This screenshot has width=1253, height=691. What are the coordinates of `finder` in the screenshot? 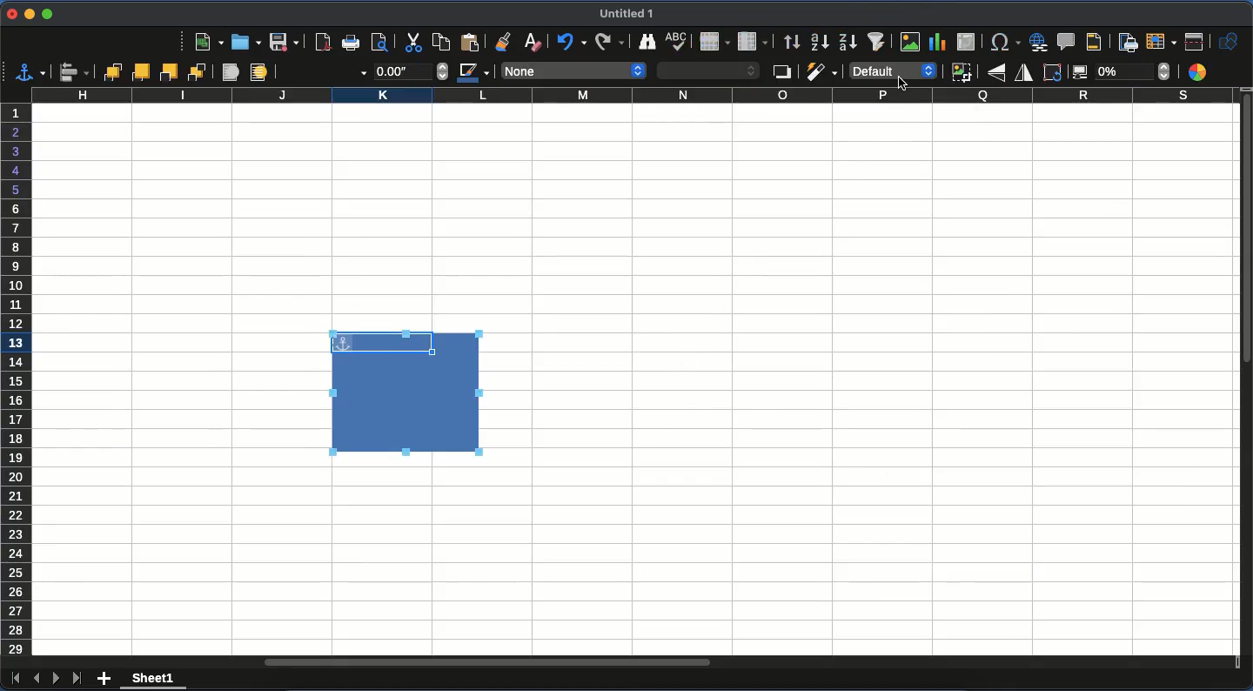 It's located at (646, 41).